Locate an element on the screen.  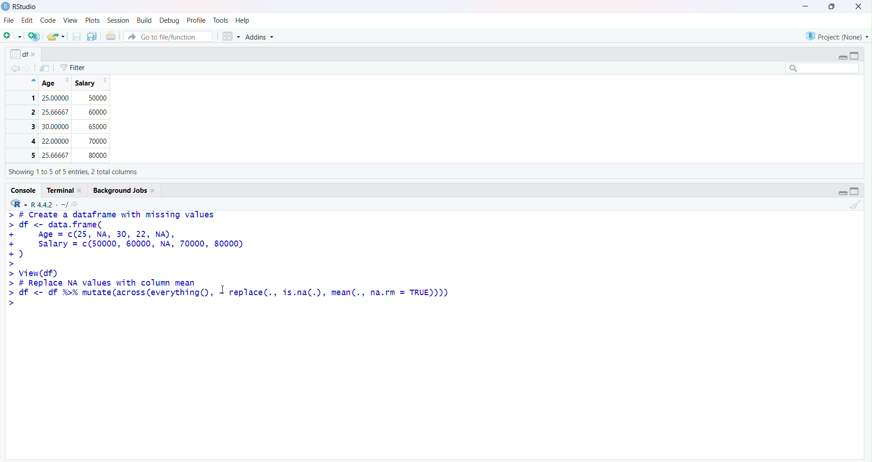
Salary is located at coordinates (89, 81).